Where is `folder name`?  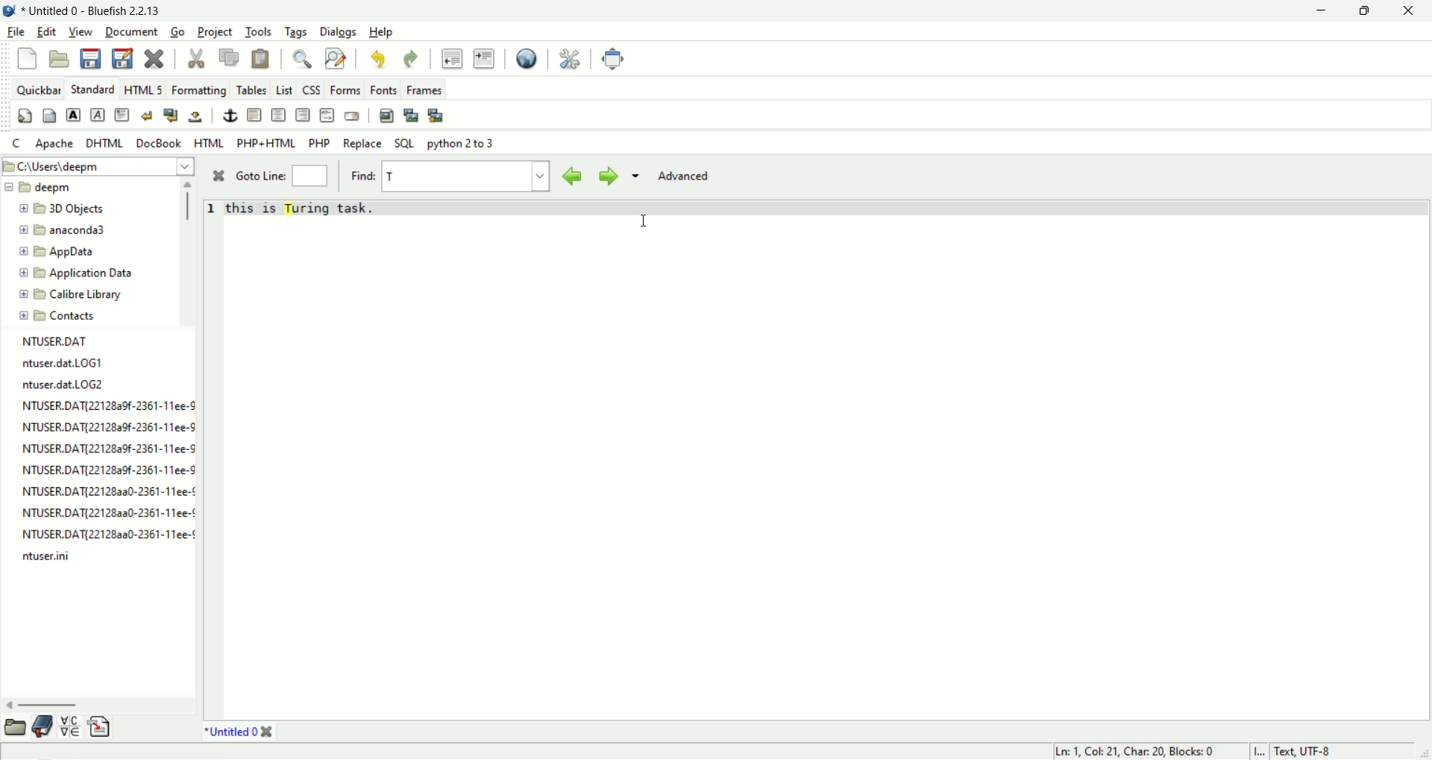
folder name is located at coordinates (78, 273).